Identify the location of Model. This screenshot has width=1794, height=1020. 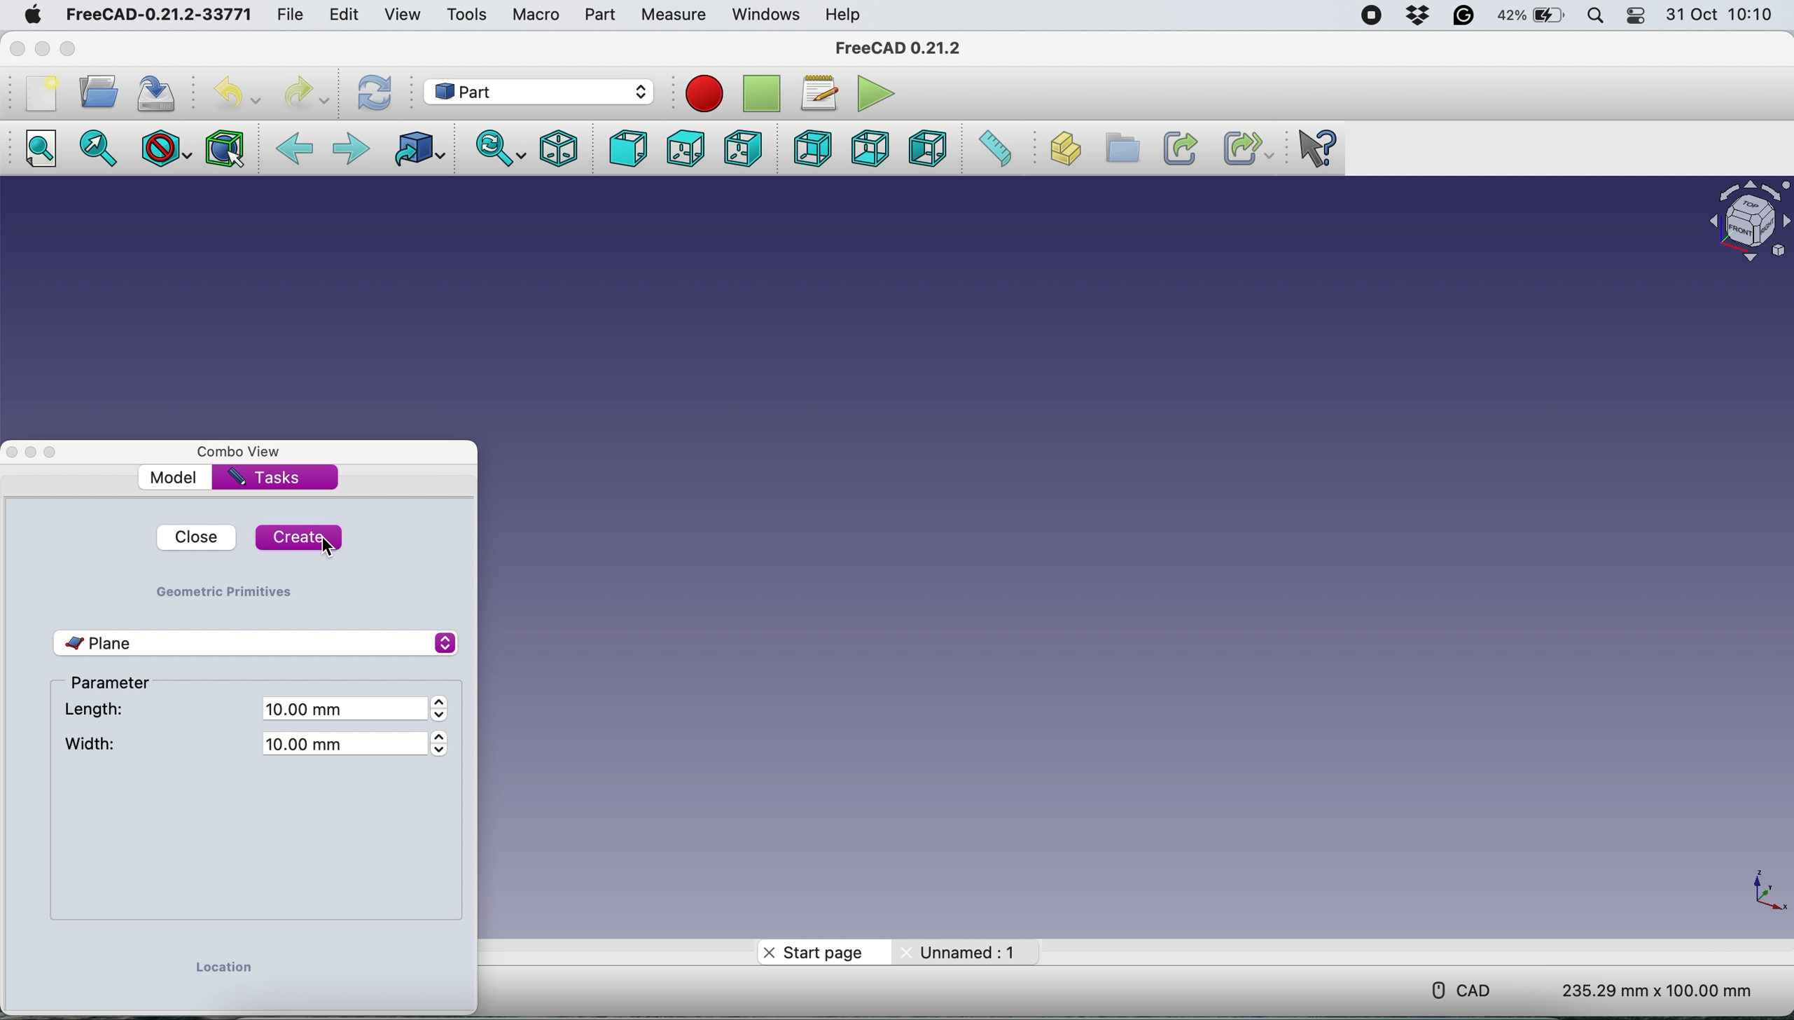
(177, 477).